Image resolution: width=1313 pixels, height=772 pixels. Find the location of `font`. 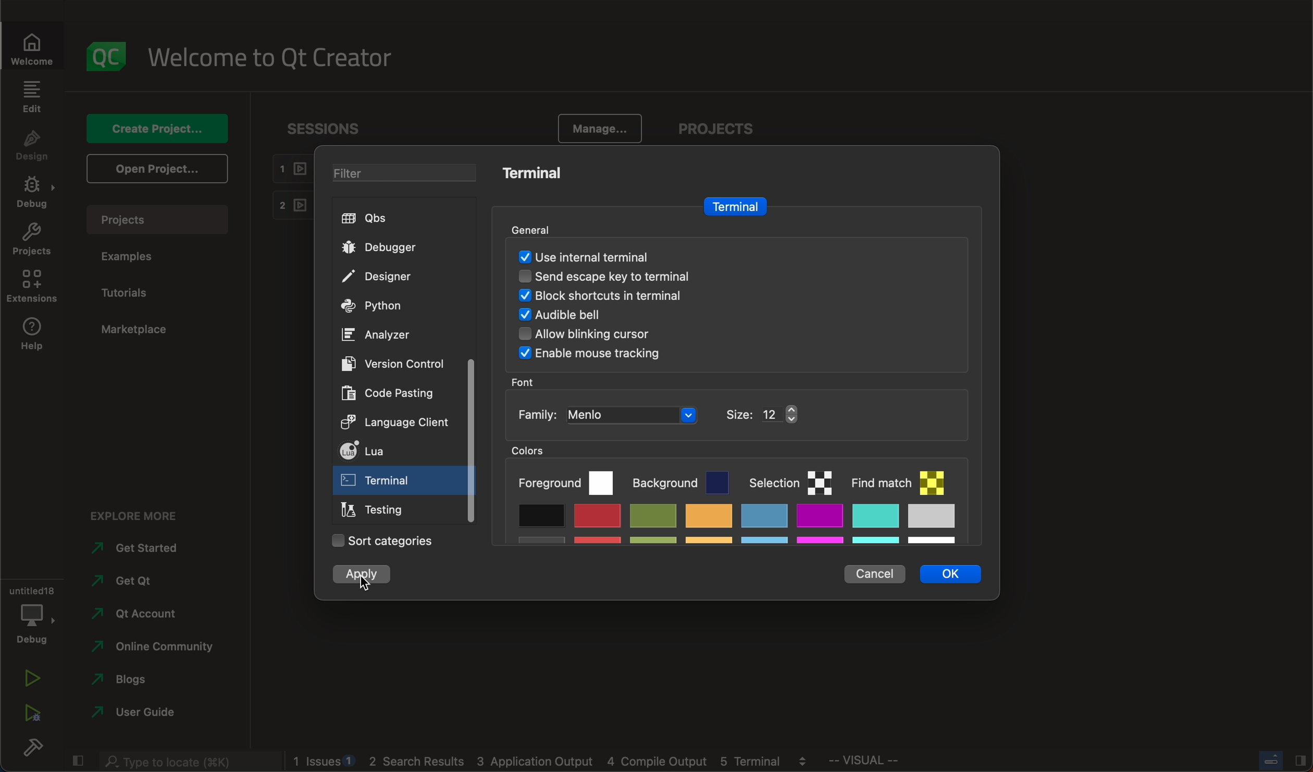

font is located at coordinates (527, 381).